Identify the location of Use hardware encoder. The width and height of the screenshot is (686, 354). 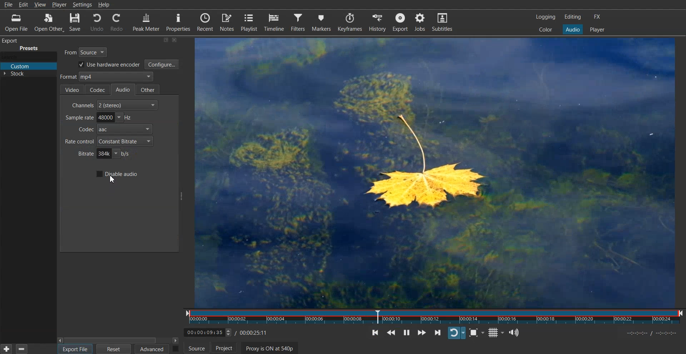
(108, 65).